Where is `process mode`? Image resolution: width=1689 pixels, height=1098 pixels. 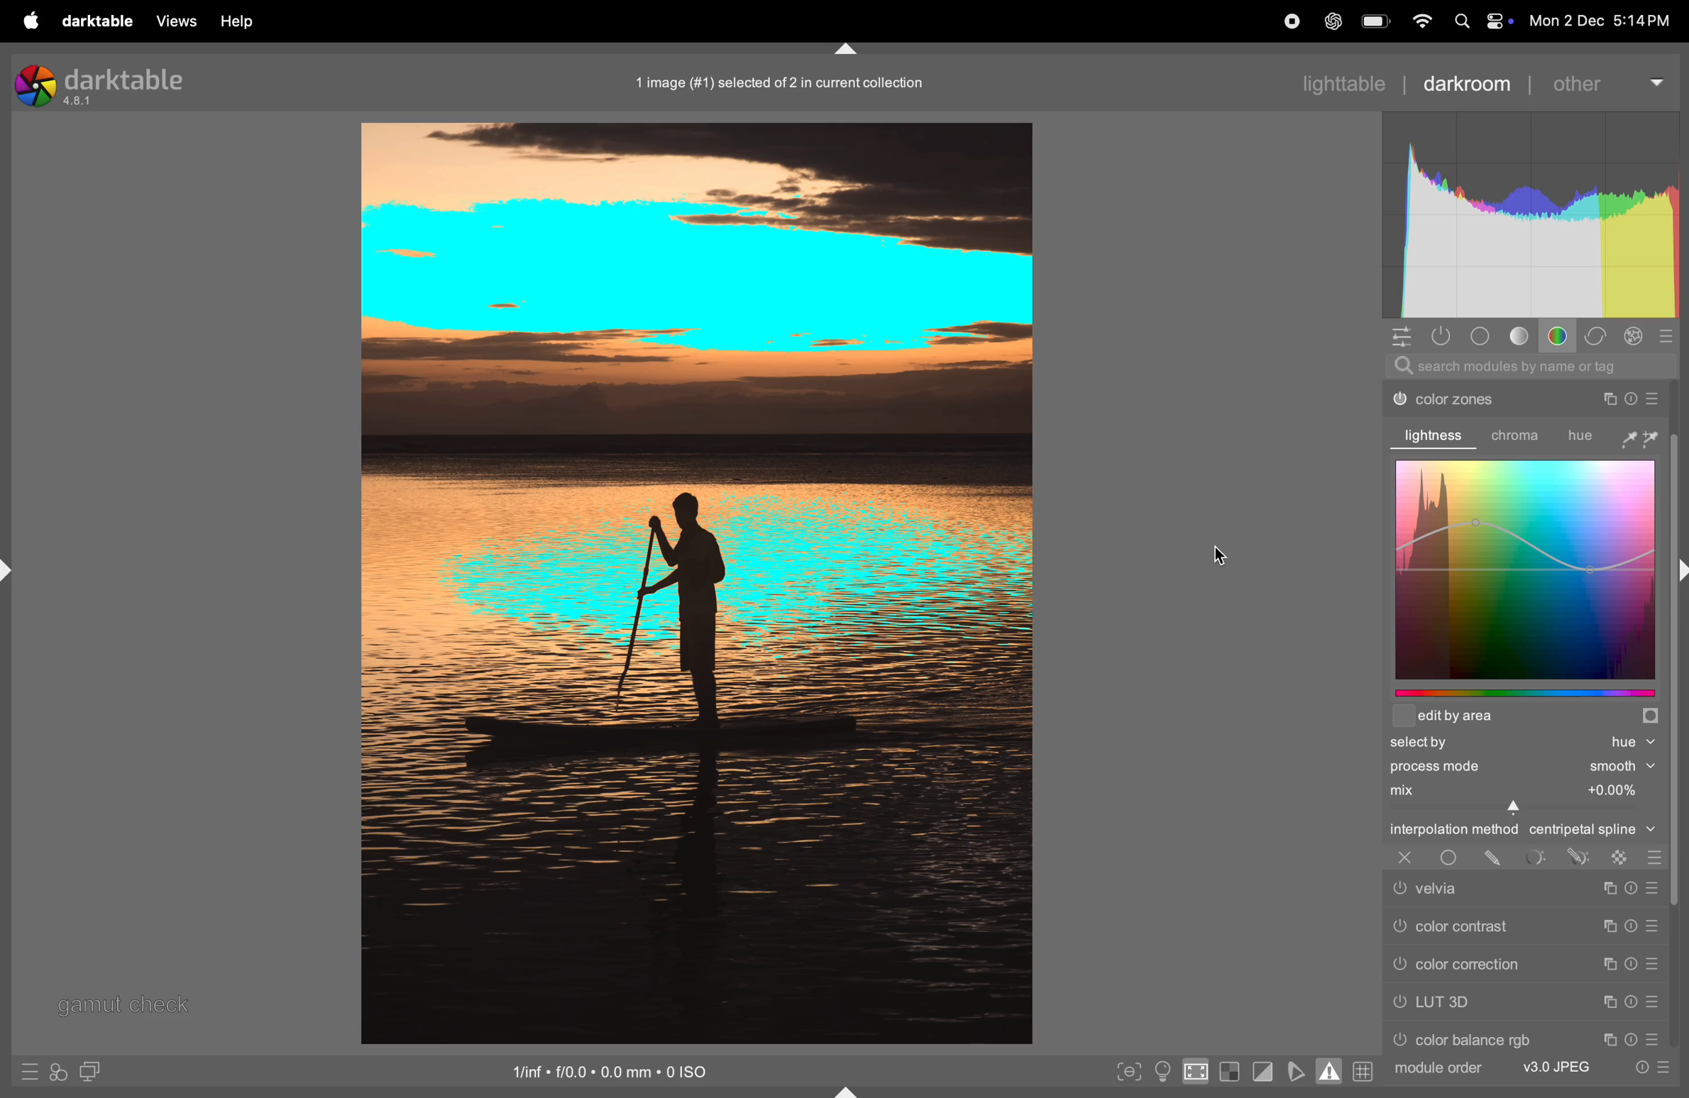
process mode is located at coordinates (1480, 767).